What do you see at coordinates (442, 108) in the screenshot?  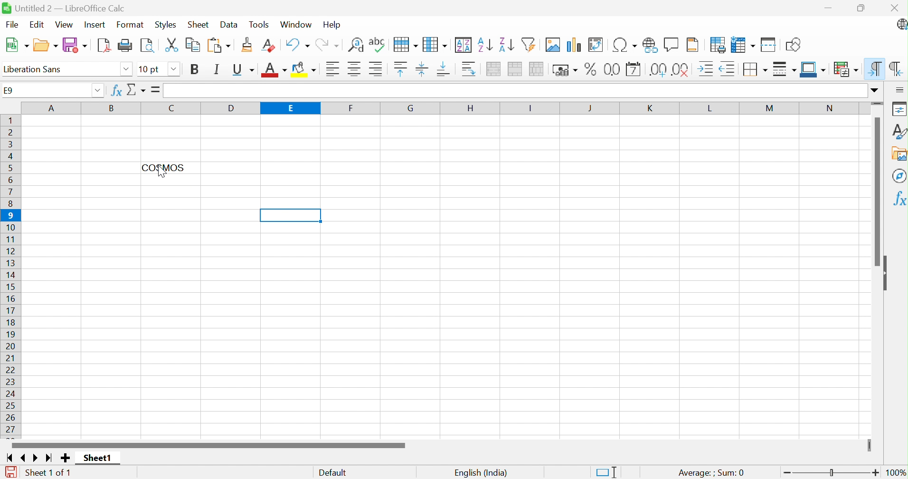 I see `Column names` at bounding box center [442, 108].